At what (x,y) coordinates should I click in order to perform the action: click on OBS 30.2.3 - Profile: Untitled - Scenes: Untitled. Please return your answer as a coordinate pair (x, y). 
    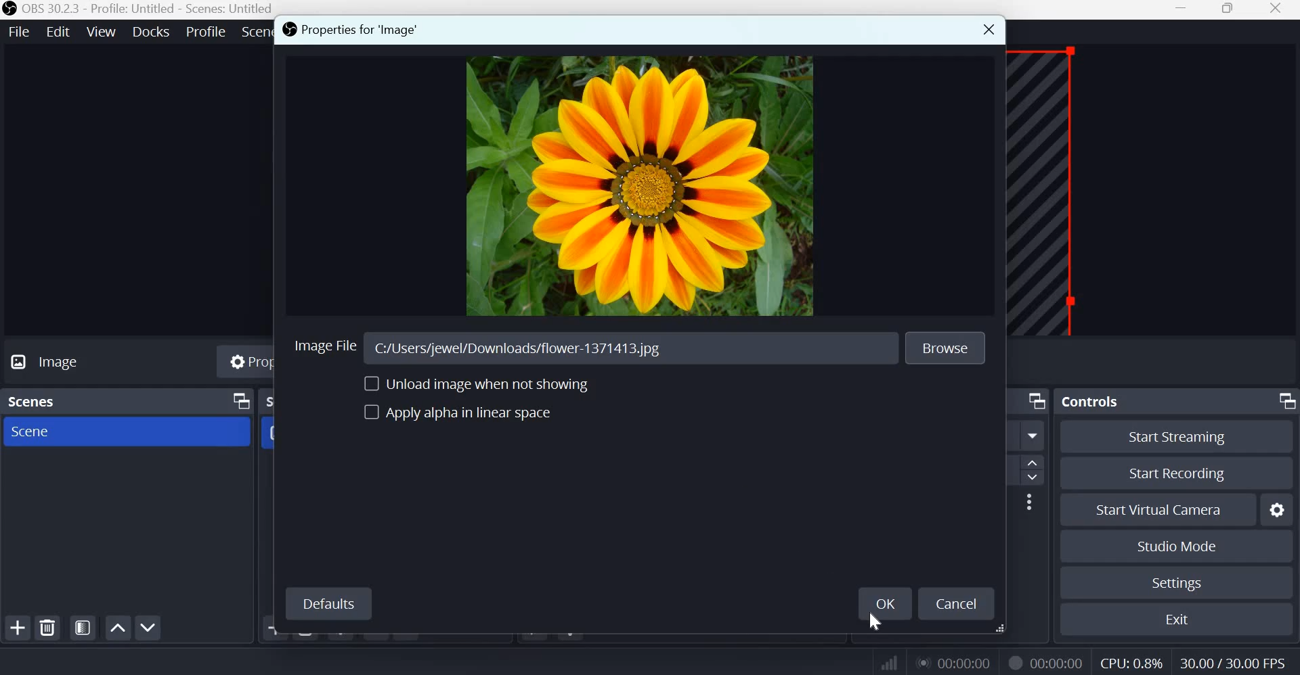
    Looking at the image, I should click on (137, 9).